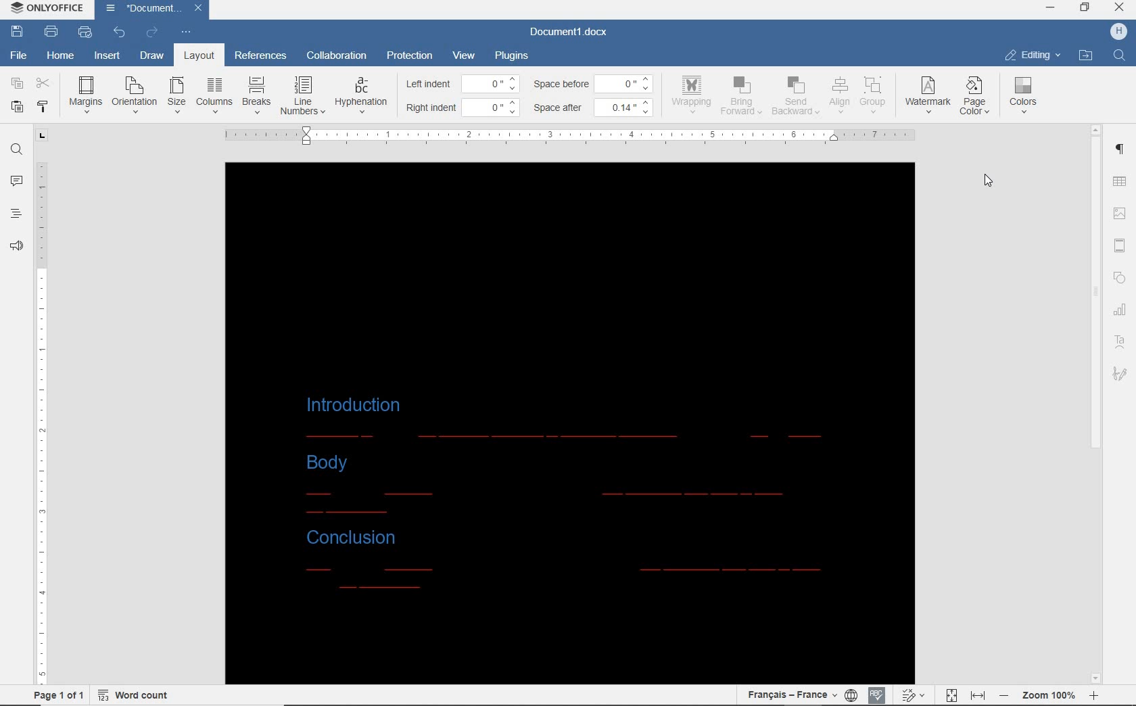 This screenshot has width=1136, height=706. Describe the element at coordinates (20, 56) in the screenshot. I see `file` at that location.